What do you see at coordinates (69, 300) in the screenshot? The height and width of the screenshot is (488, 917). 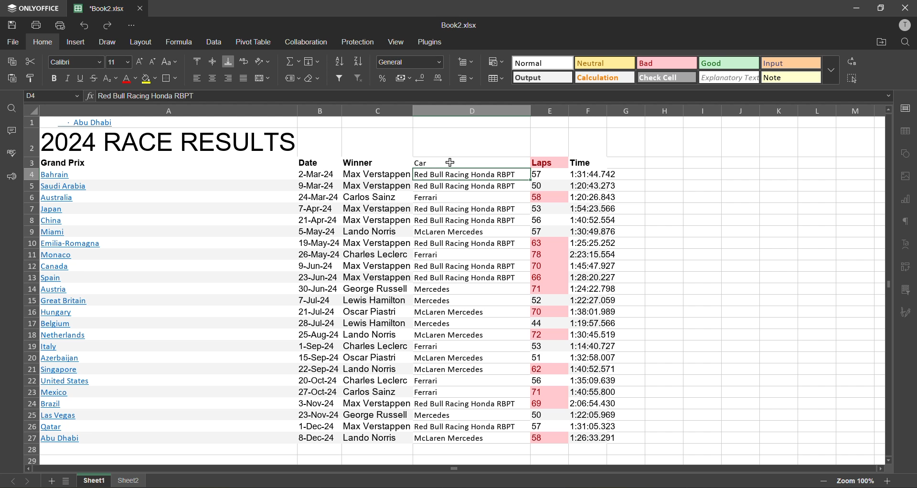 I see `Links` at bounding box center [69, 300].